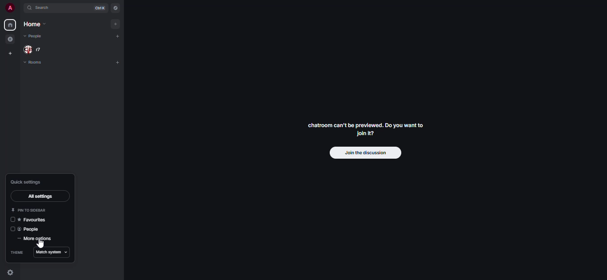 This screenshot has width=607, height=280. What do you see at coordinates (35, 24) in the screenshot?
I see `home` at bounding box center [35, 24].